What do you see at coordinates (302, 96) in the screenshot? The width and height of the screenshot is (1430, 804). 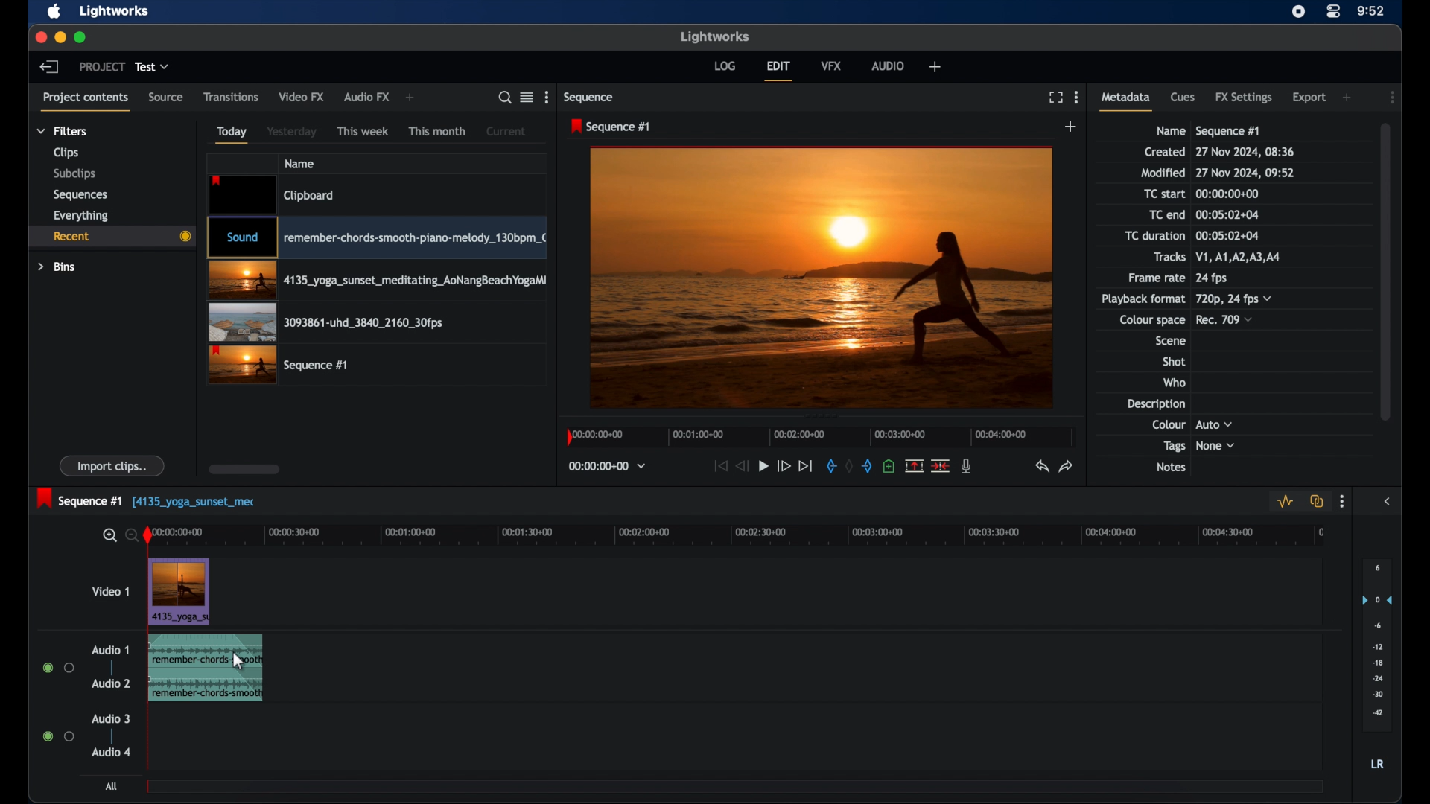 I see `video fx` at bounding box center [302, 96].